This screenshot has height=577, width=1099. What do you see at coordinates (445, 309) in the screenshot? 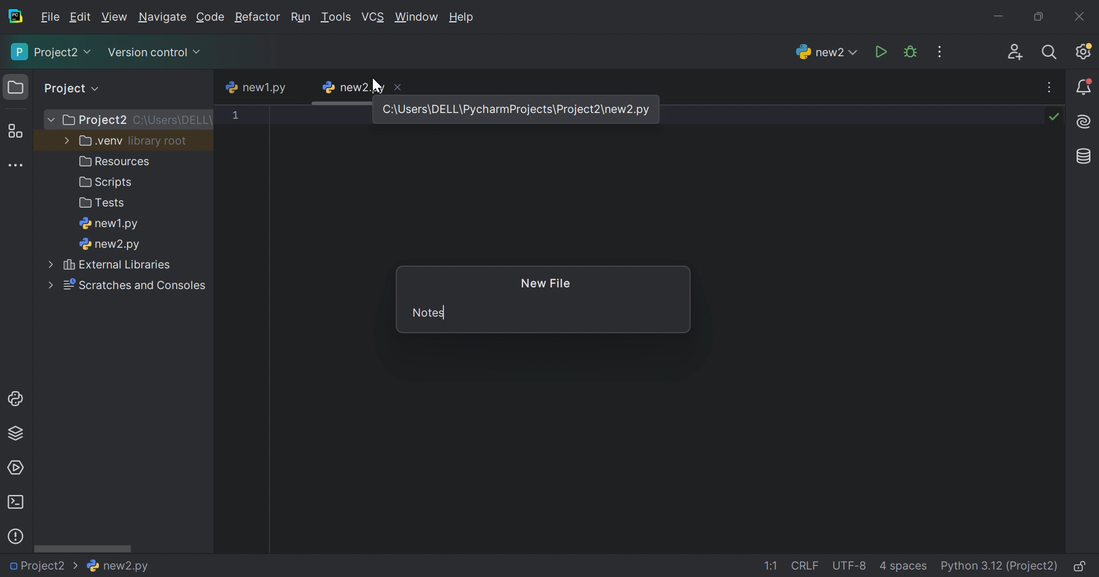
I see `typing cursor` at bounding box center [445, 309].